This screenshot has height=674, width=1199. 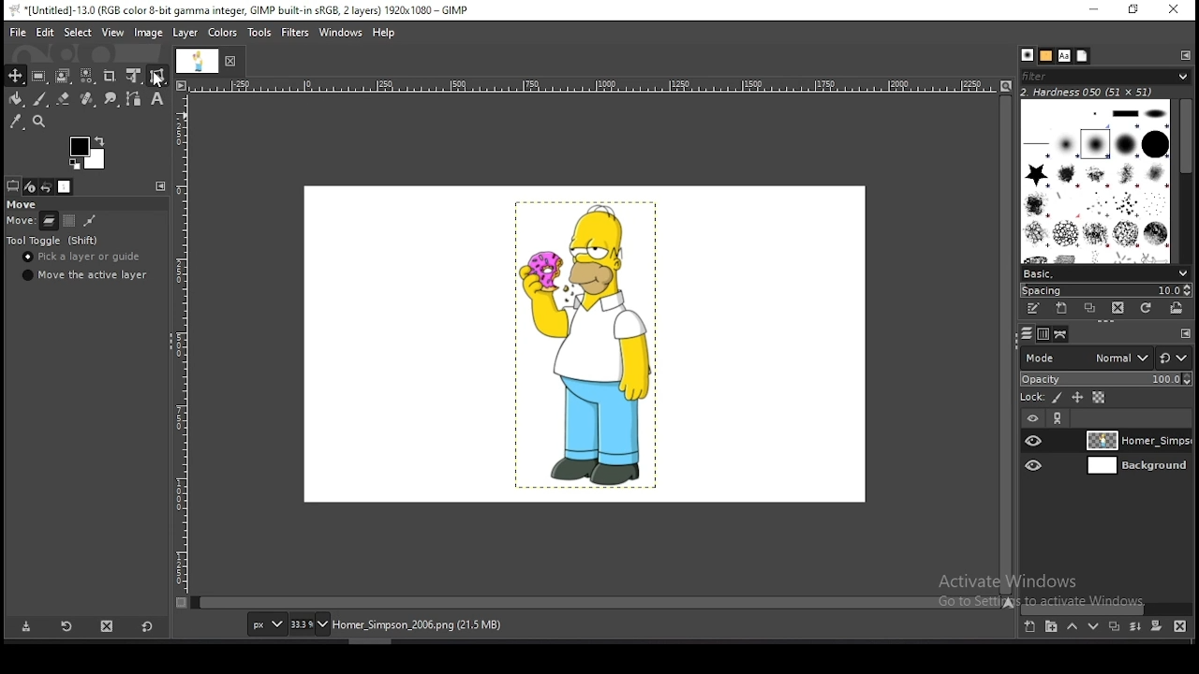 What do you see at coordinates (87, 98) in the screenshot?
I see `healing tool` at bounding box center [87, 98].